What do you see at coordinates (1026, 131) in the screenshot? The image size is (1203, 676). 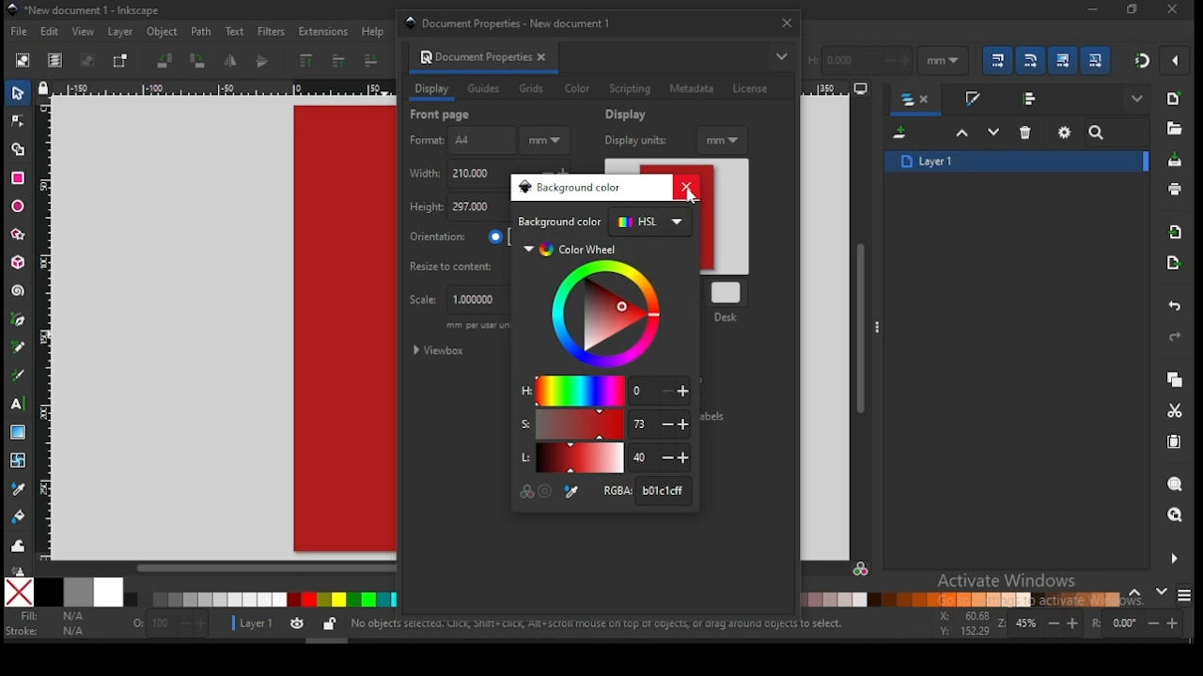 I see `delete layer` at bounding box center [1026, 131].